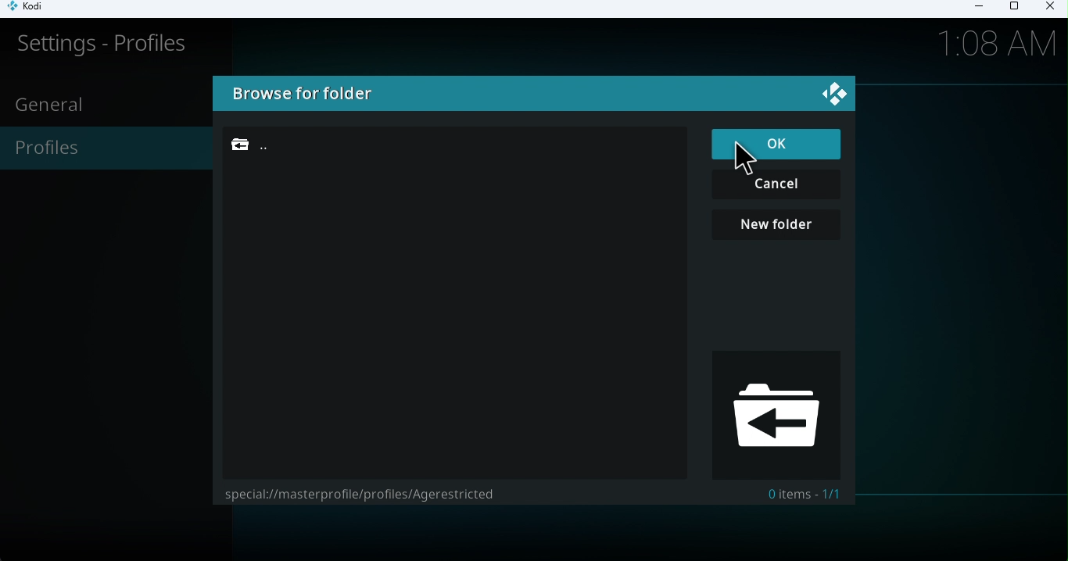 The height and width of the screenshot is (561, 1068). Describe the element at coordinates (973, 9) in the screenshot. I see `Minimize` at that location.